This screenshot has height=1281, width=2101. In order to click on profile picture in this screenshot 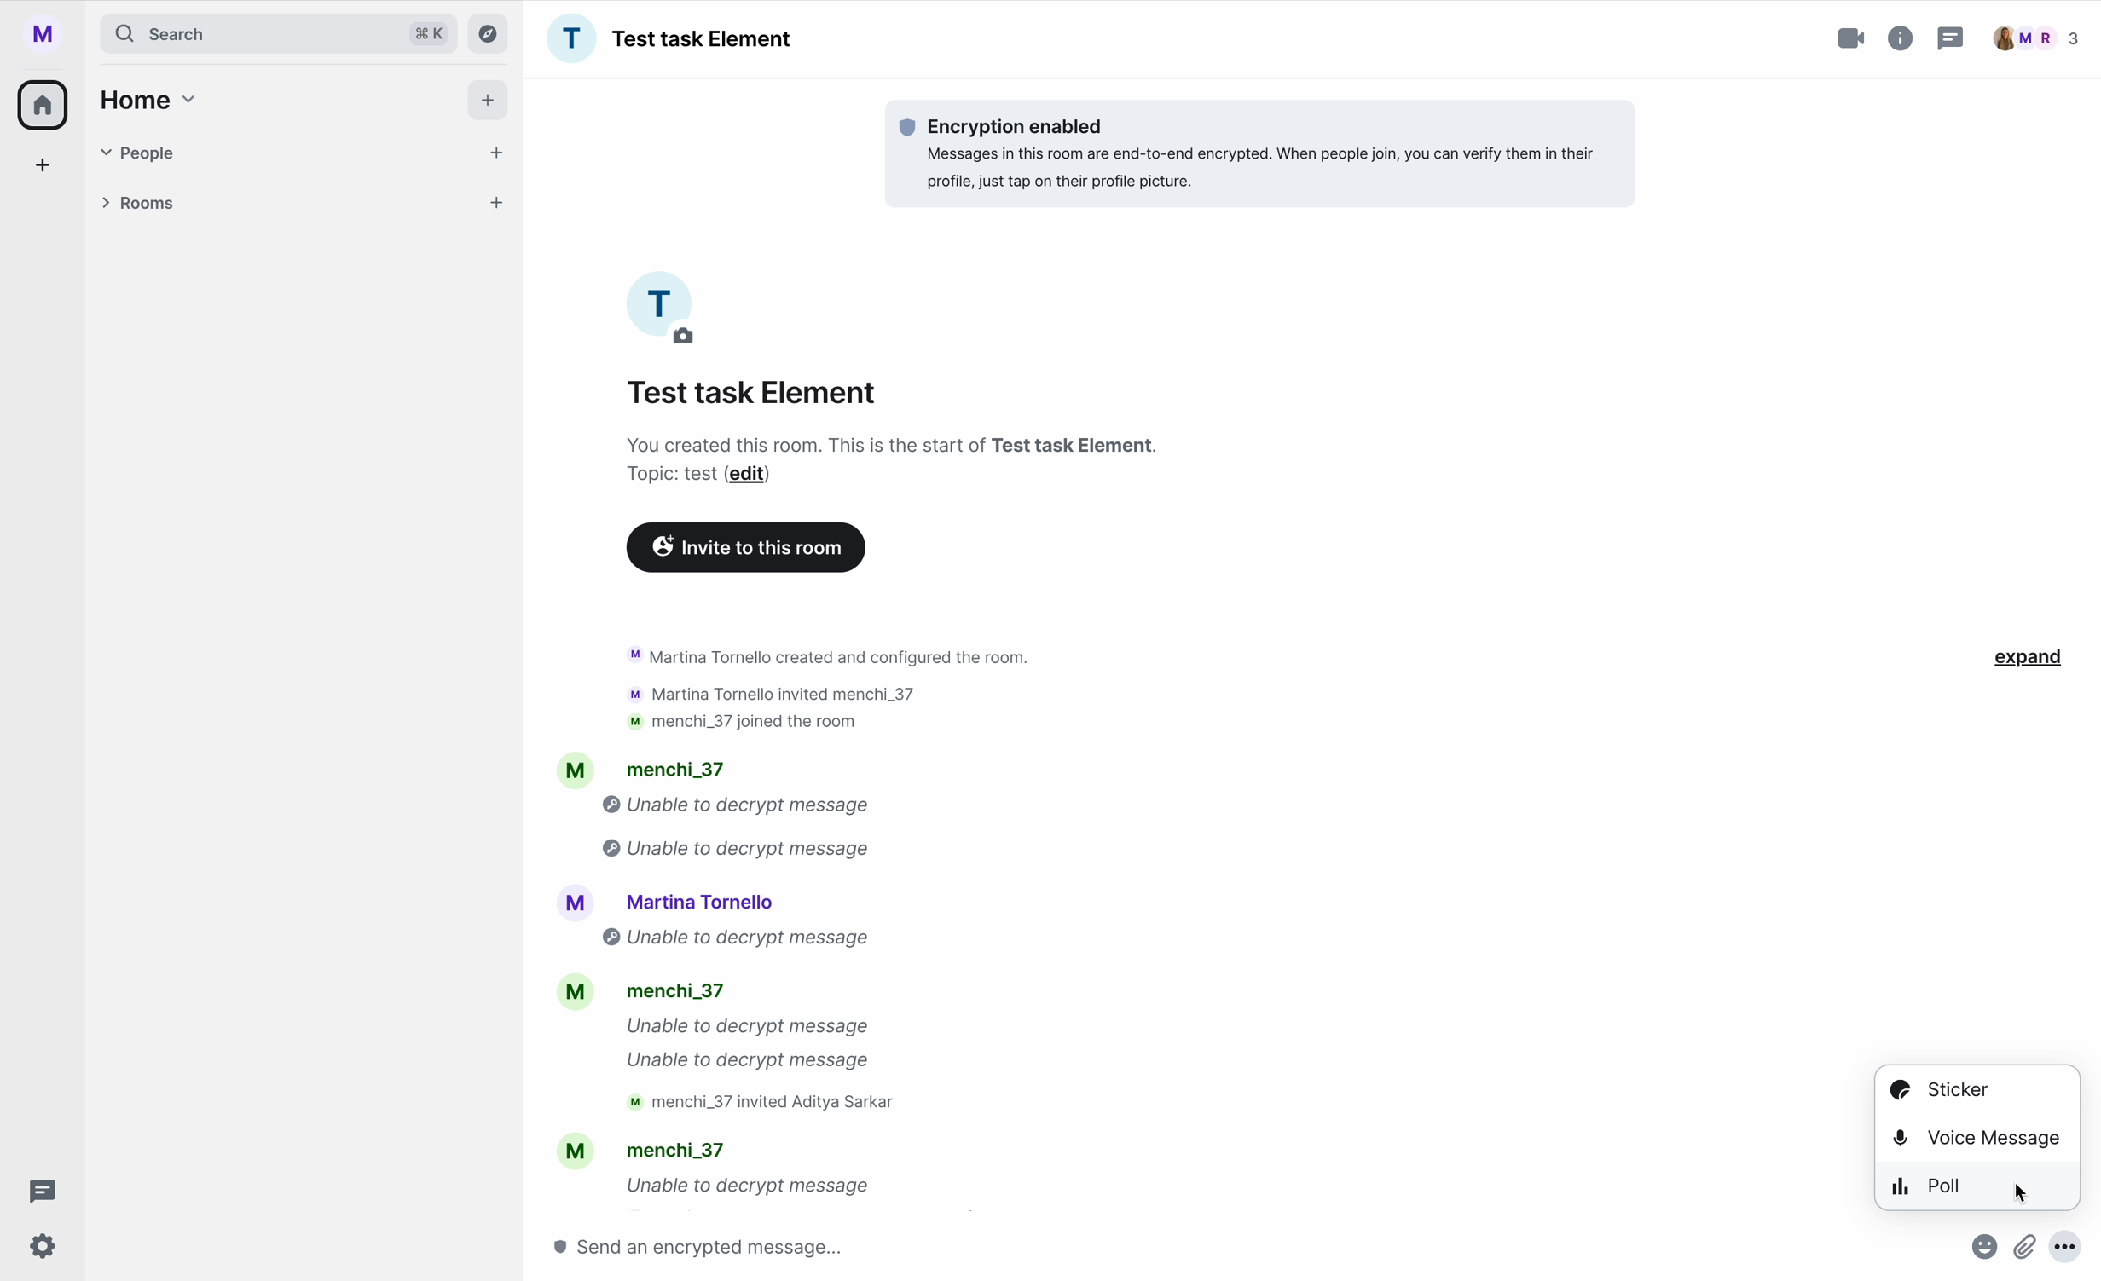, I will do `click(49, 34)`.